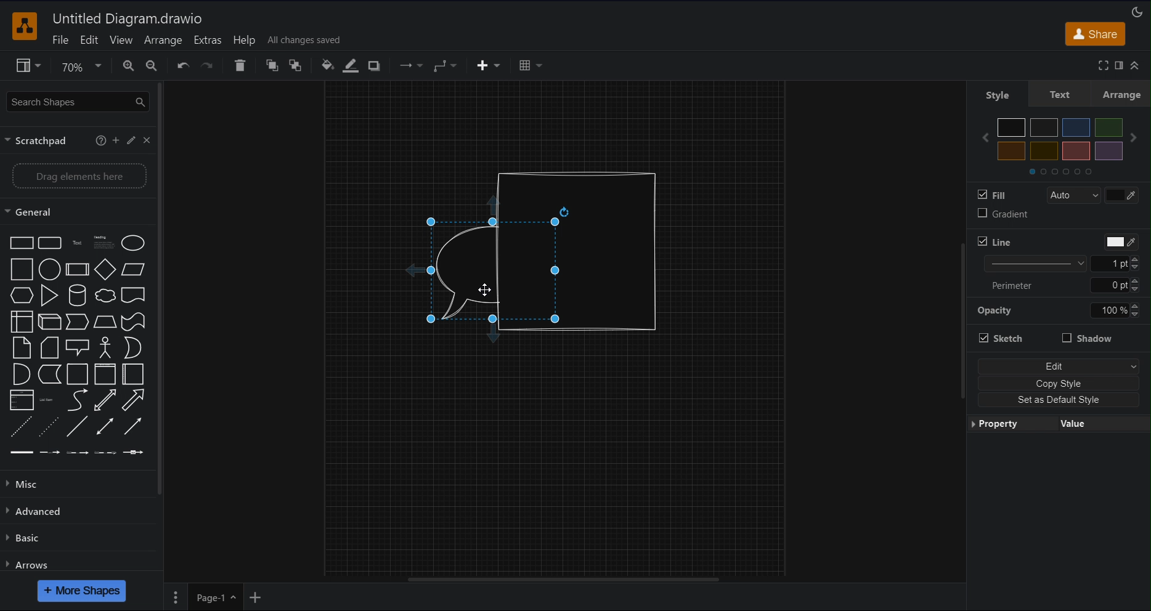  I want to click on Undo, so click(182, 65).